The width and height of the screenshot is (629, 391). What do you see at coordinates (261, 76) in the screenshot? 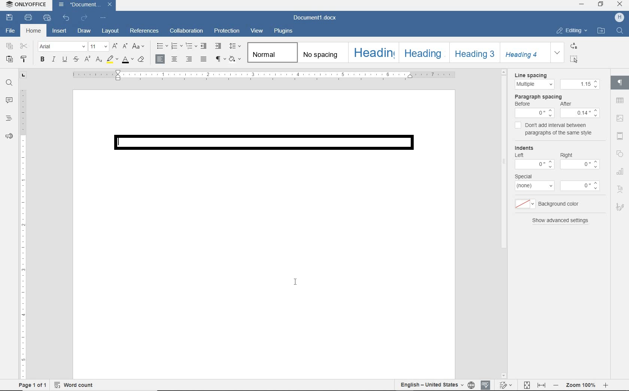
I see `ruler` at bounding box center [261, 76].